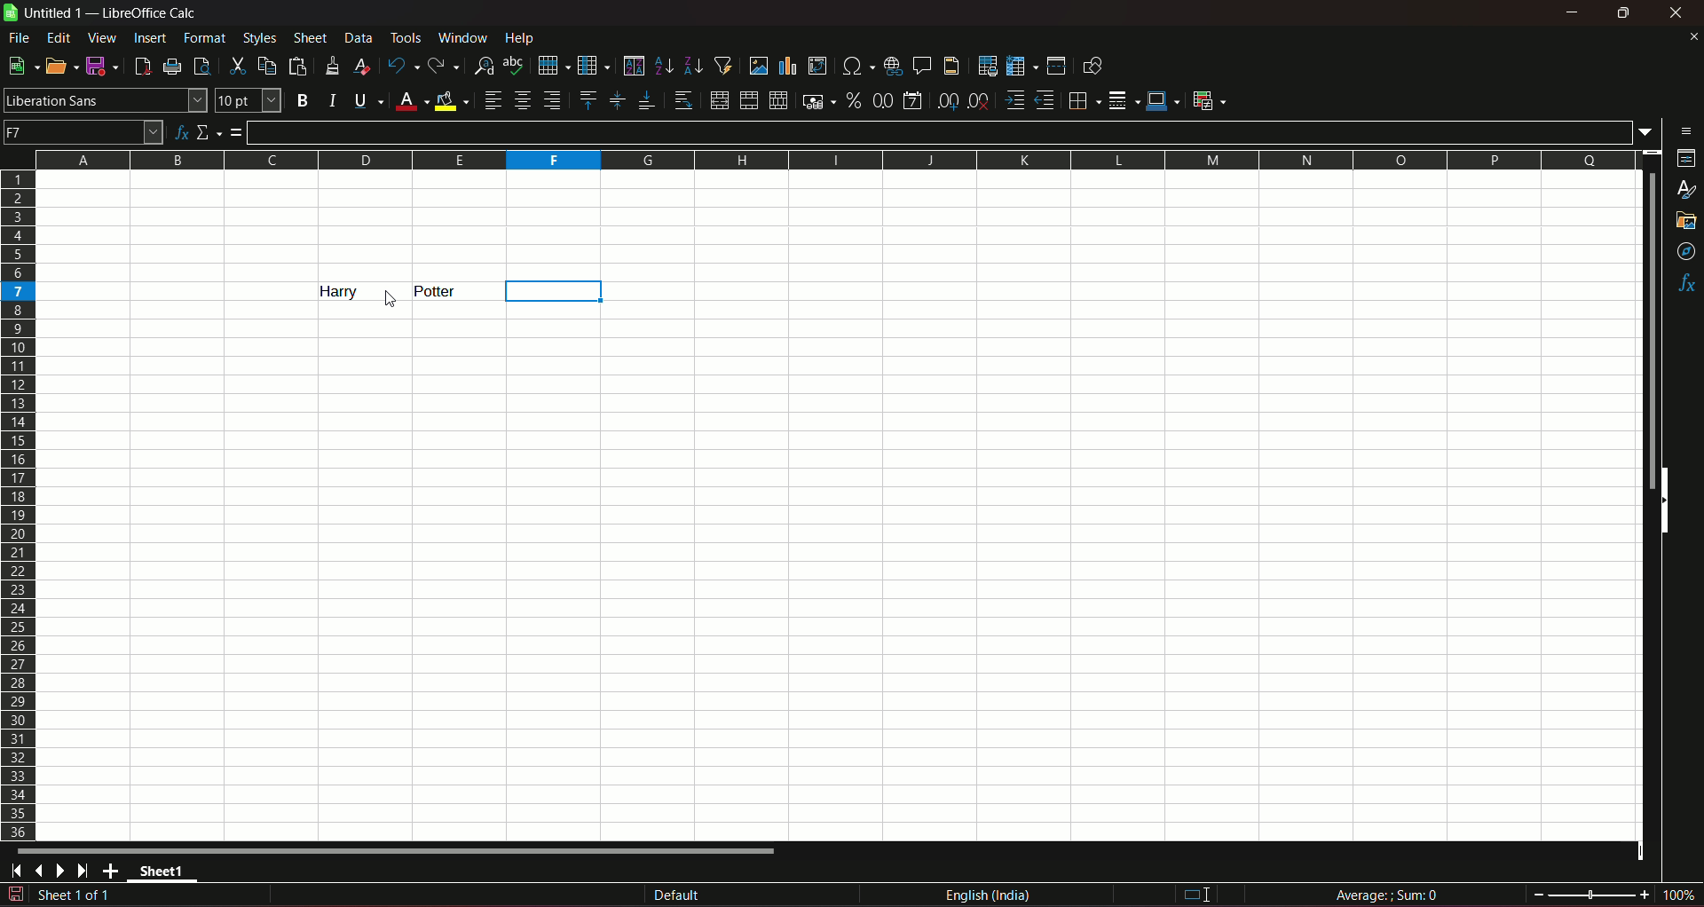 This screenshot has width=1704, height=907. What do you see at coordinates (359, 37) in the screenshot?
I see `data` at bounding box center [359, 37].